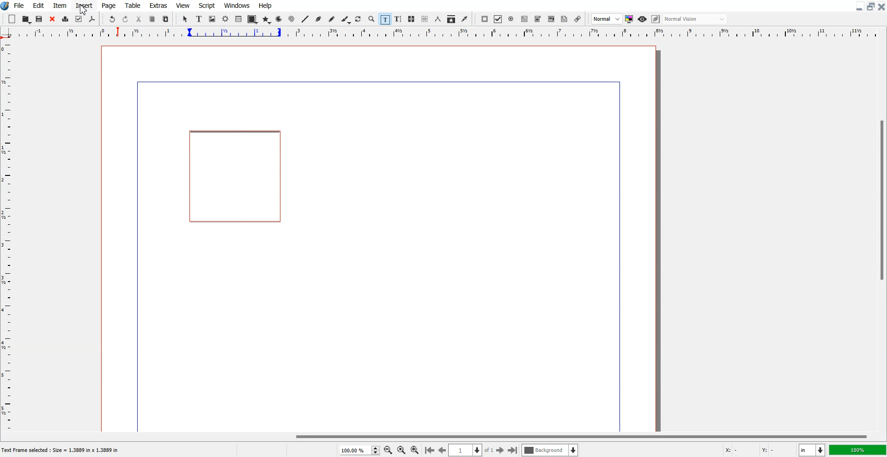  Describe the element at coordinates (112, 19) in the screenshot. I see `Undo` at that location.